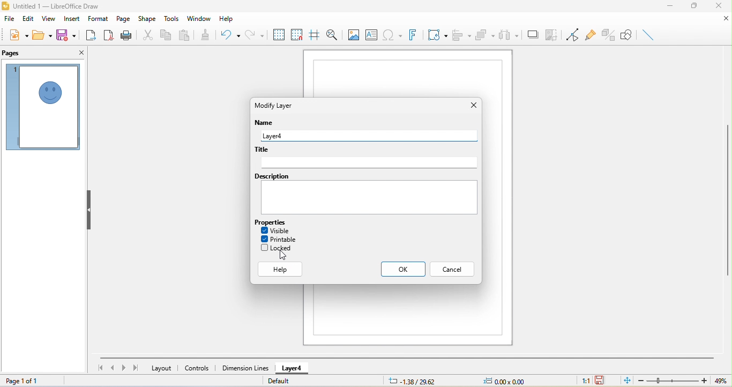  What do you see at coordinates (485, 35) in the screenshot?
I see `arrange` at bounding box center [485, 35].